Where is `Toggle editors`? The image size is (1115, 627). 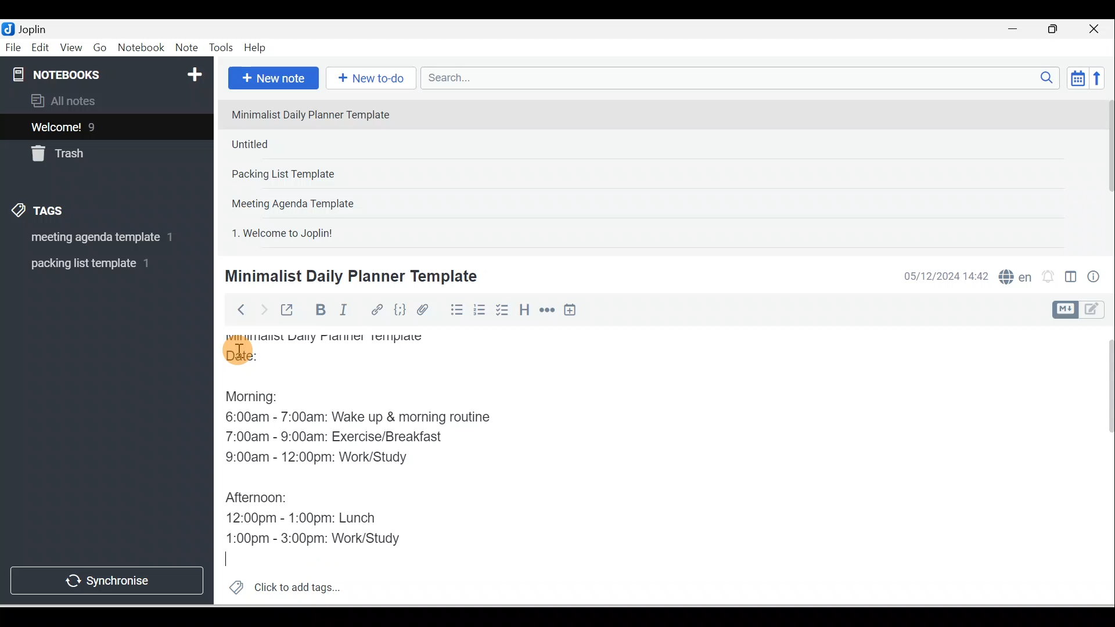
Toggle editors is located at coordinates (1071, 279).